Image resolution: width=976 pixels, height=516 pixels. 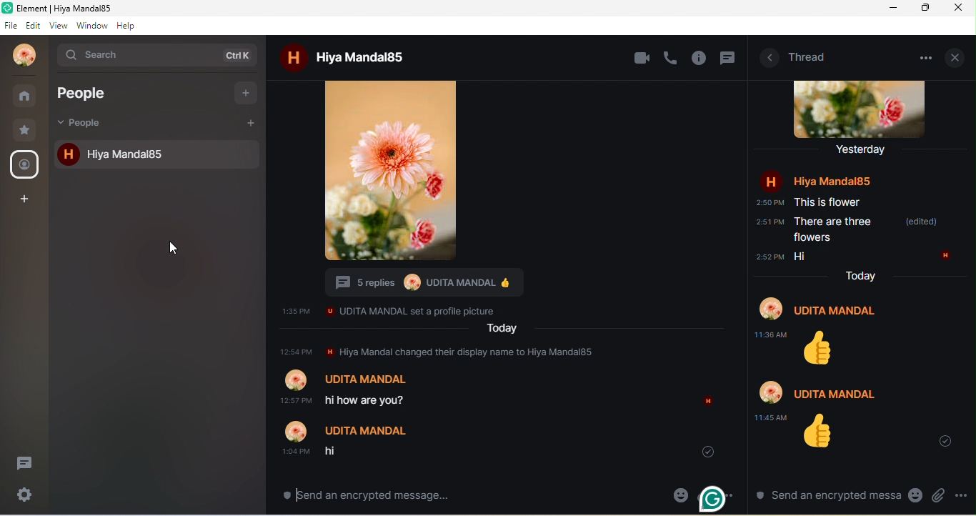 What do you see at coordinates (818, 433) in the screenshot?
I see `Thumbs up emoji` at bounding box center [818, 433].